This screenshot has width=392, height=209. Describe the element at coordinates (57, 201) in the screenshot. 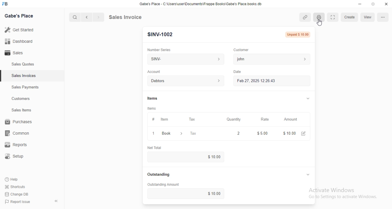

I see `toggle sidebar` at that location.